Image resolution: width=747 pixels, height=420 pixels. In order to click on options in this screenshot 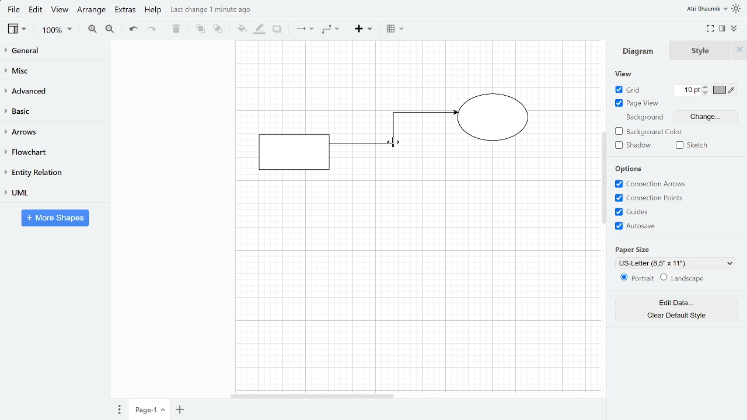, I will do `click(629, 169)`.